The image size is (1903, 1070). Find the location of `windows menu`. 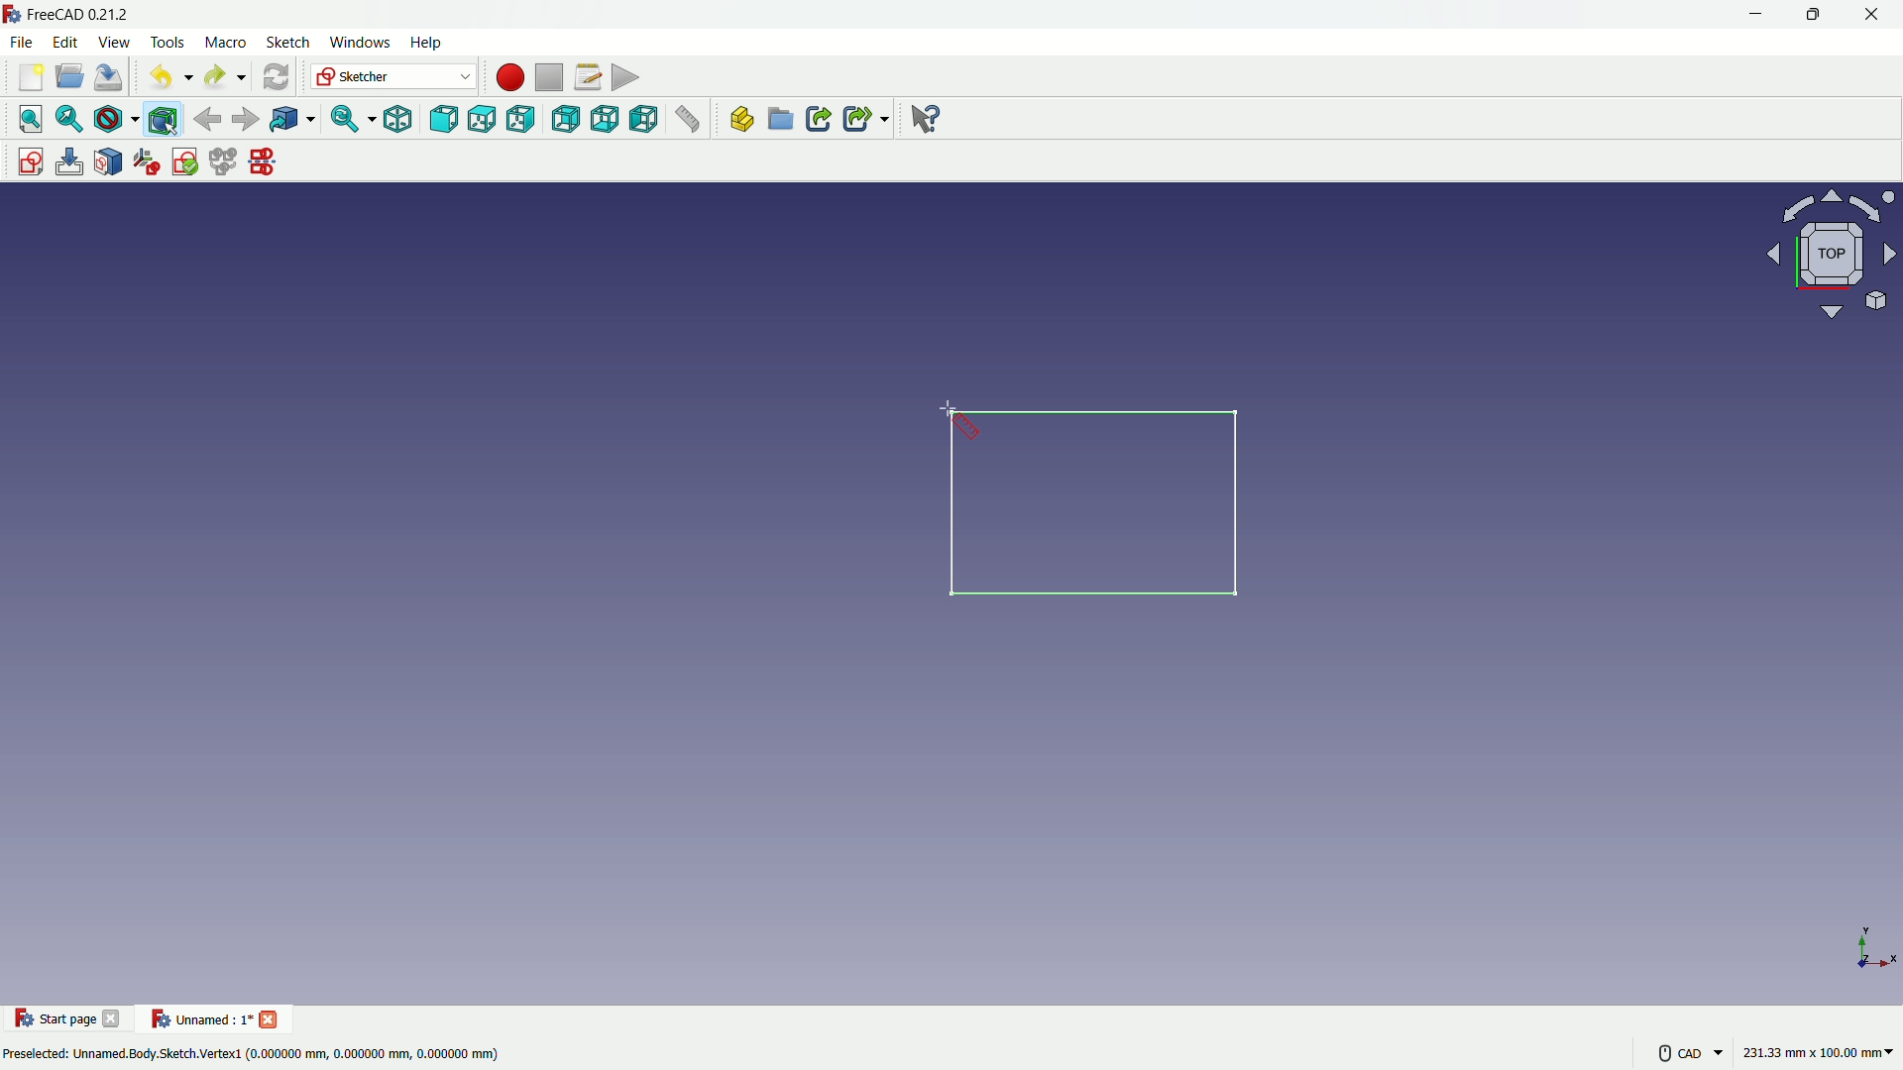

windows menu is located at coordinates (360, 42).